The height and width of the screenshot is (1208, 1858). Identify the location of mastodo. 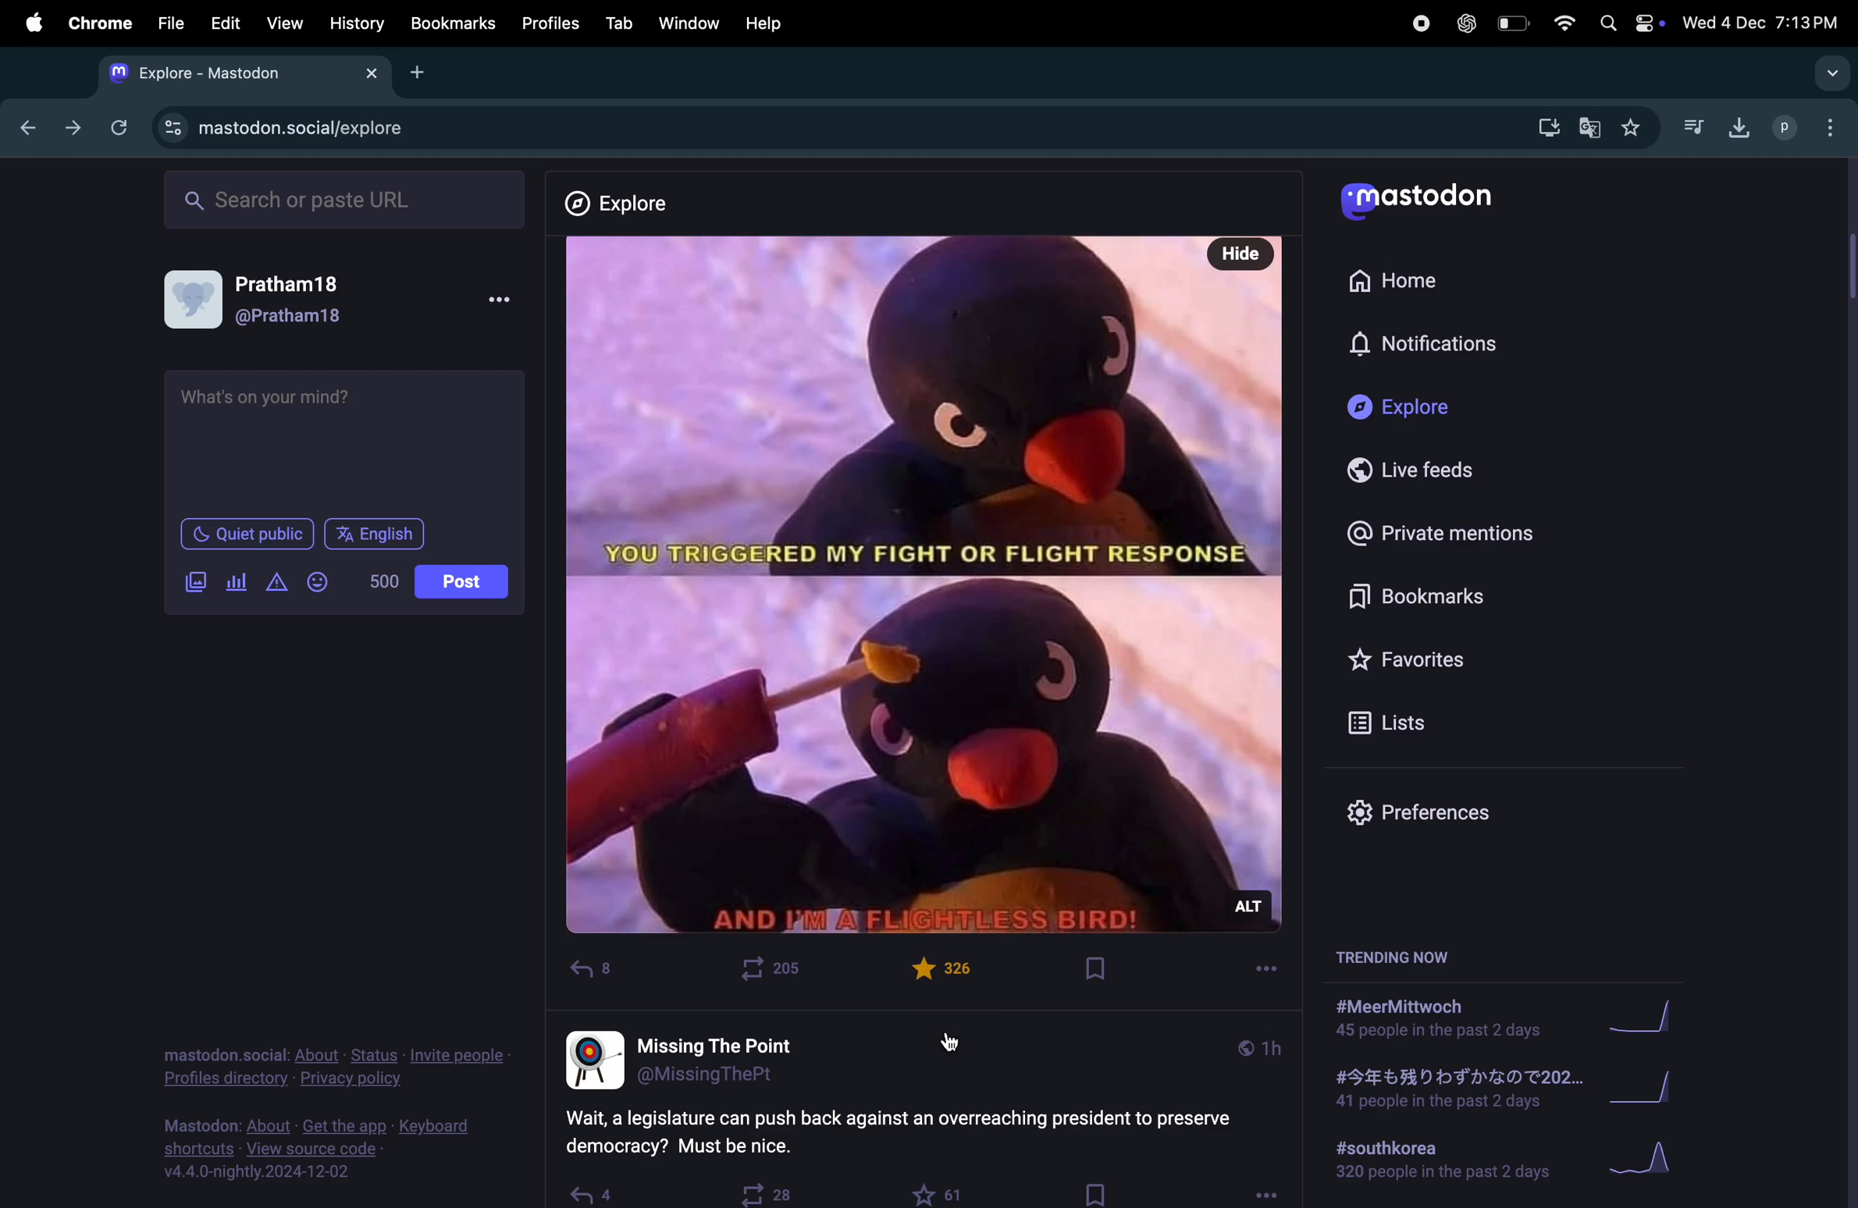
(1429, 197).